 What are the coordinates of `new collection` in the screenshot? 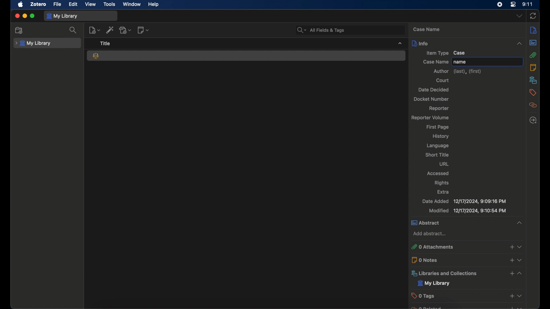 It's located at (19, 31).